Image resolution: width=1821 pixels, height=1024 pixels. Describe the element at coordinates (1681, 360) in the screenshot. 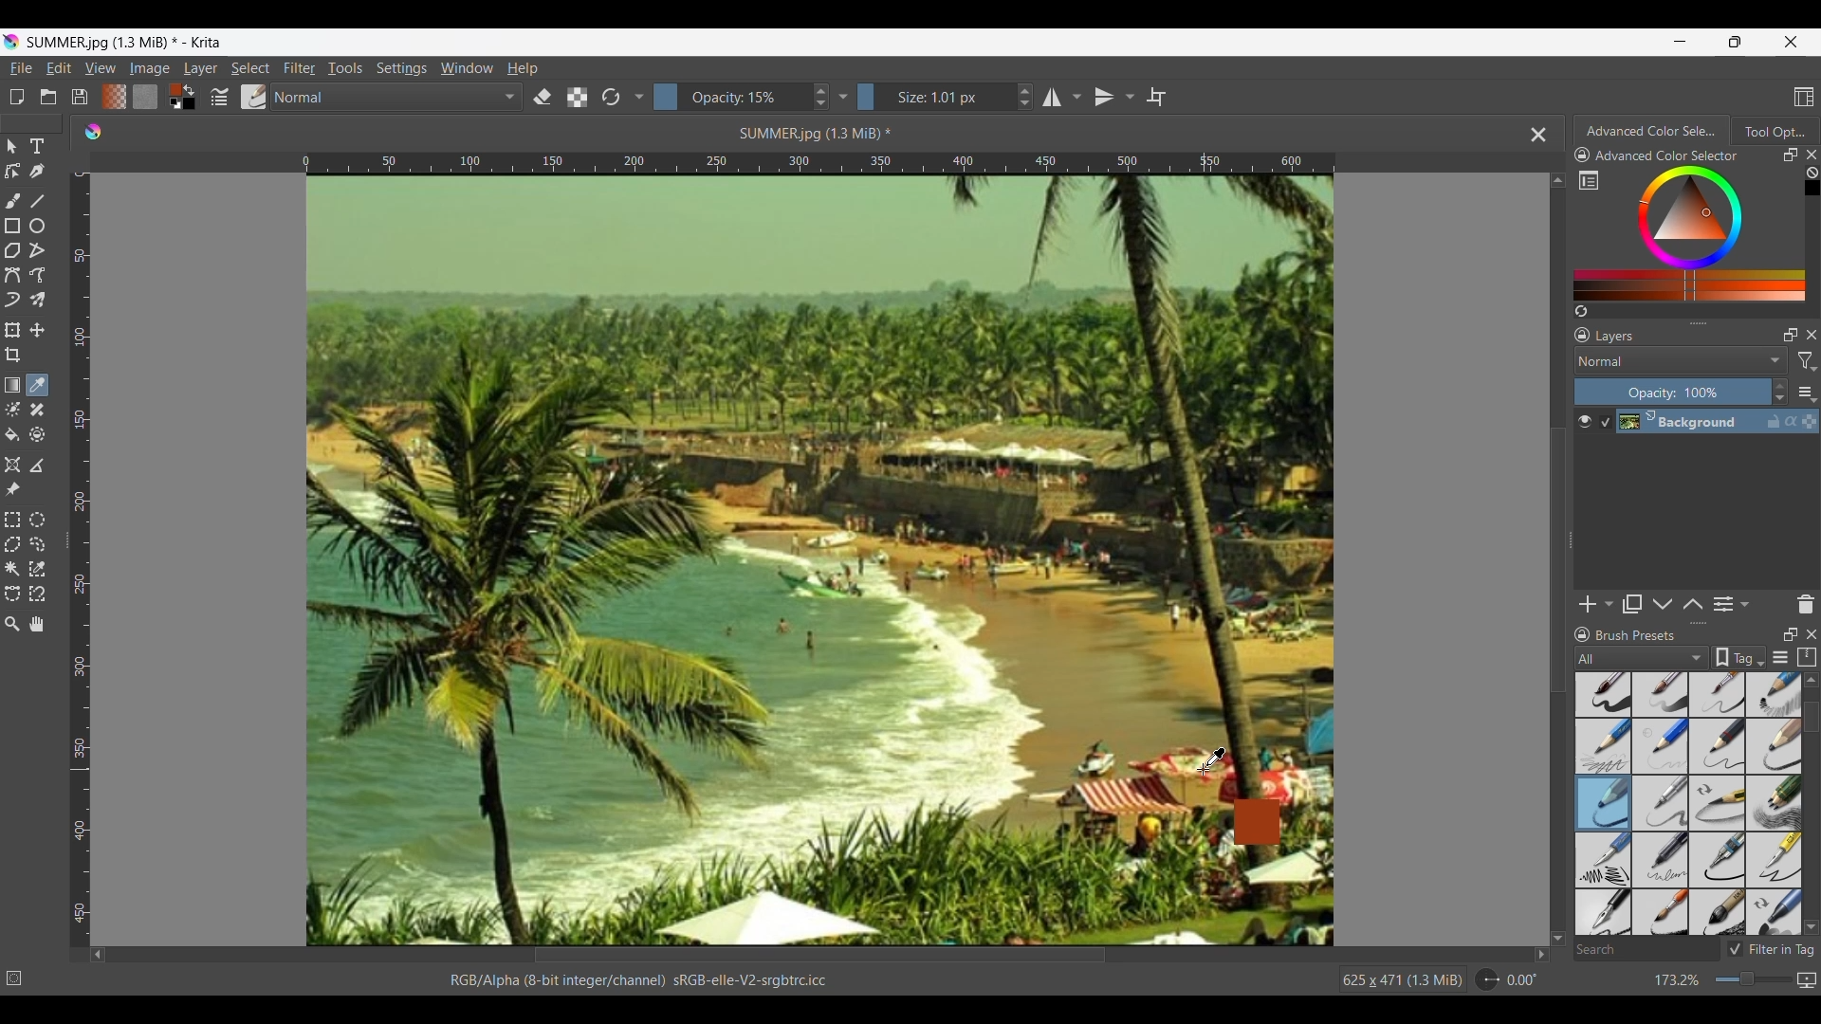

I see `Normal` at that location.